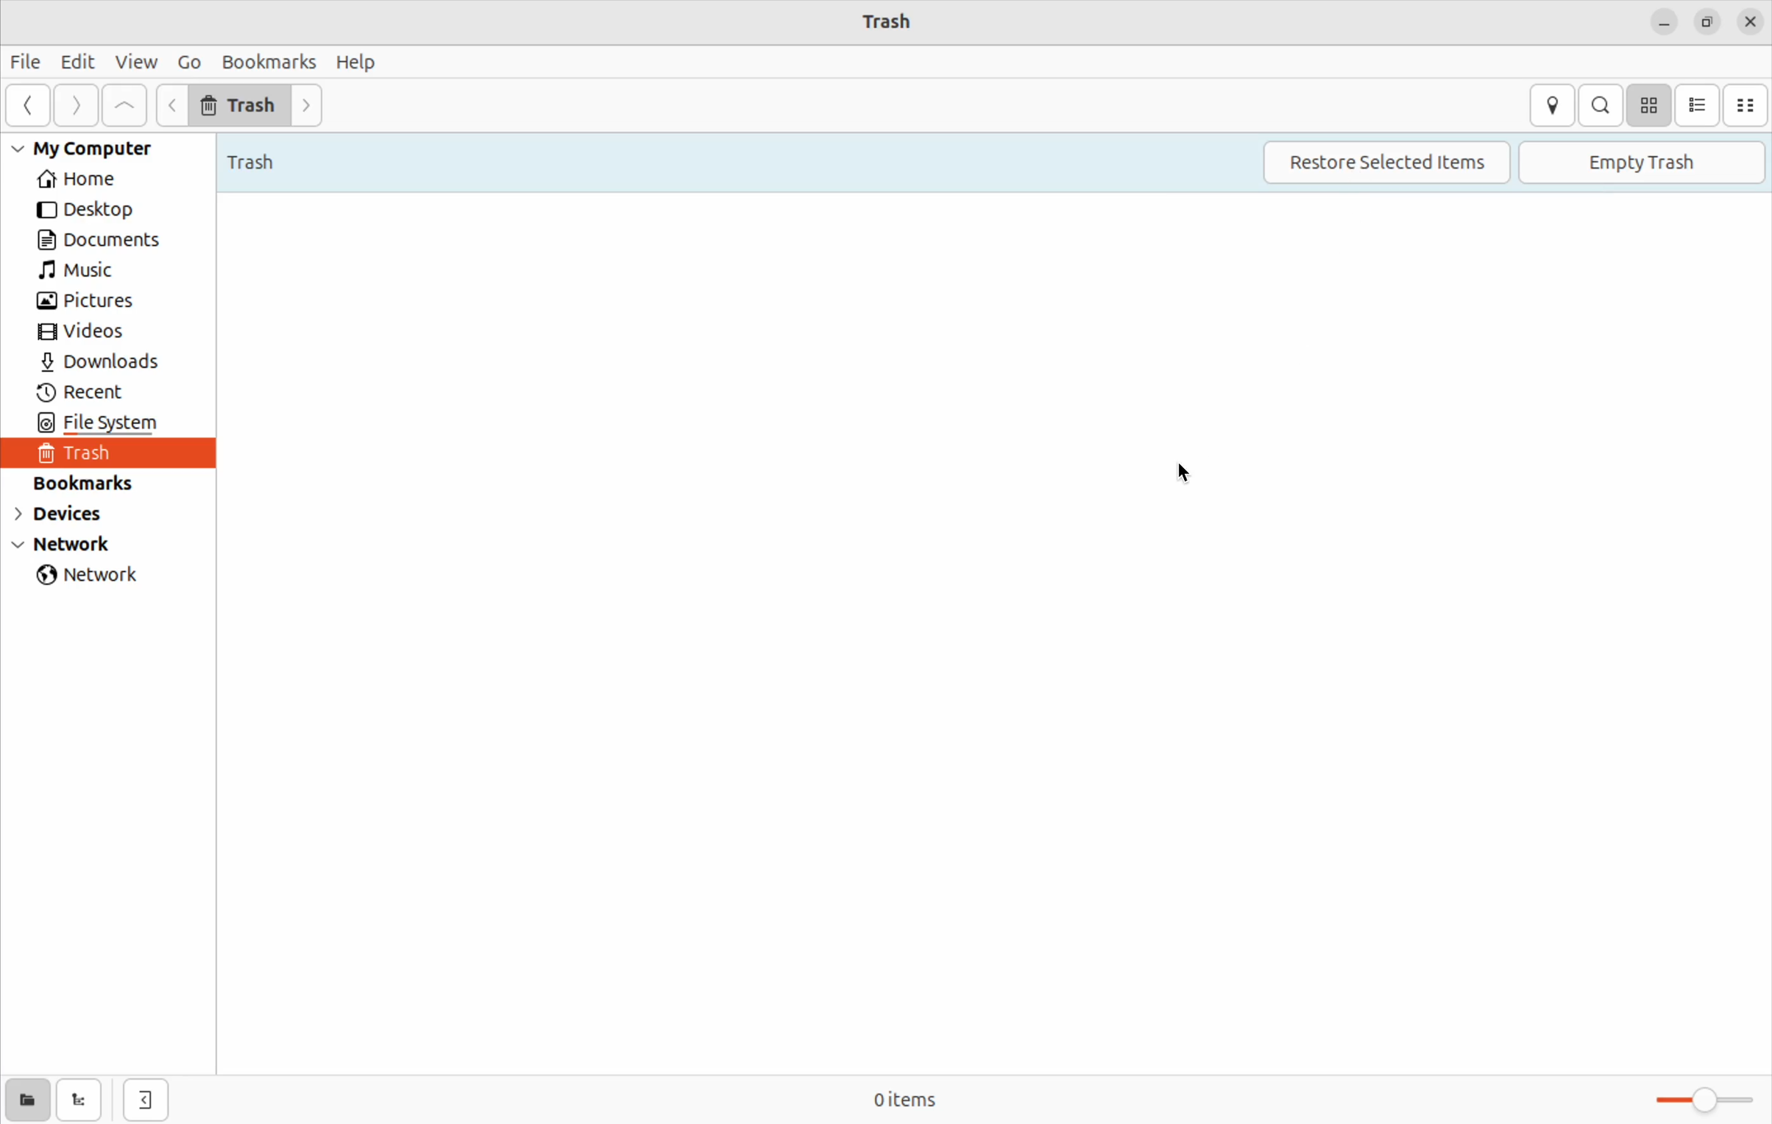 Image resolution: width=1772 pixels, height=1124 pixels. What do you see at coordinates (76, 106) in the screenshot?
I see `next` at bounding box center [76, 106].